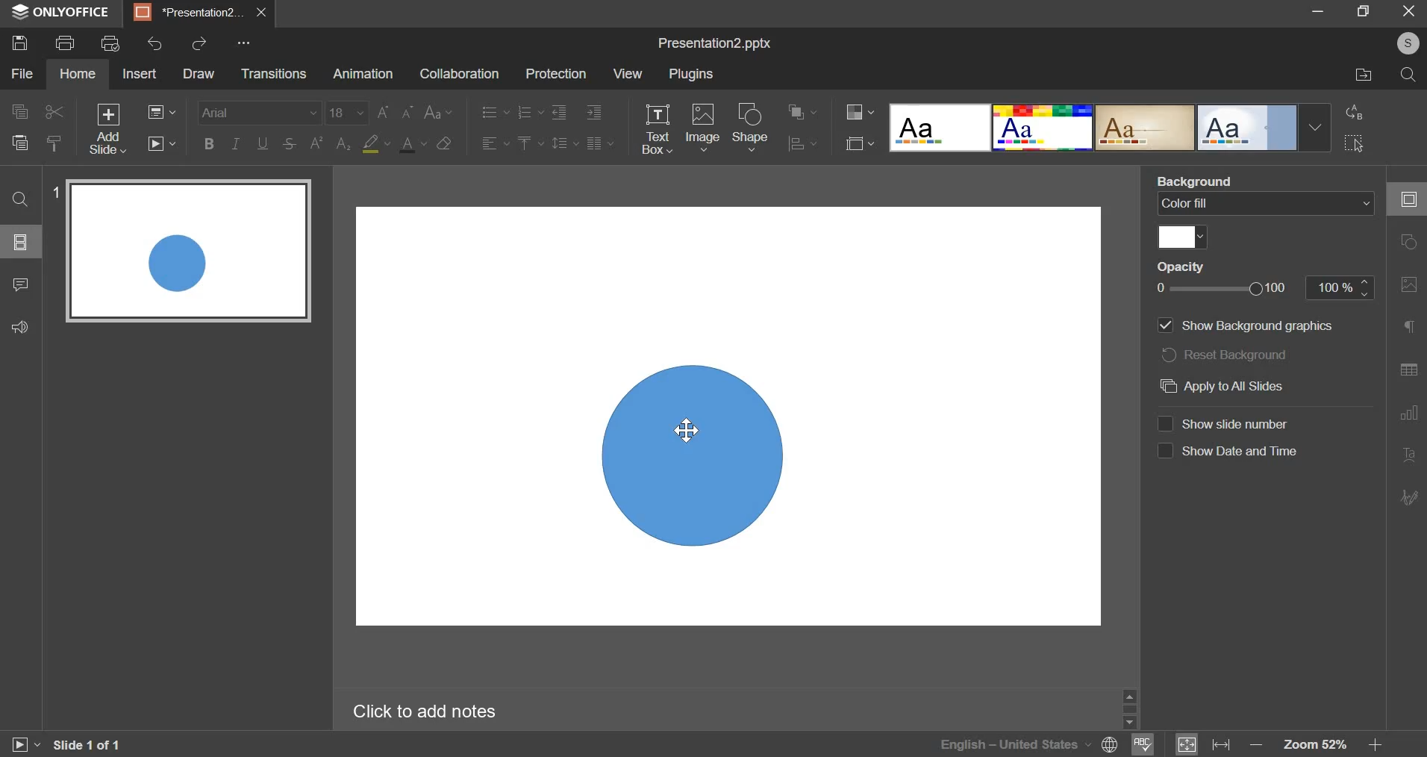 This screenshot has height=757, width=1427. I want to click on , so click(1133, 718).